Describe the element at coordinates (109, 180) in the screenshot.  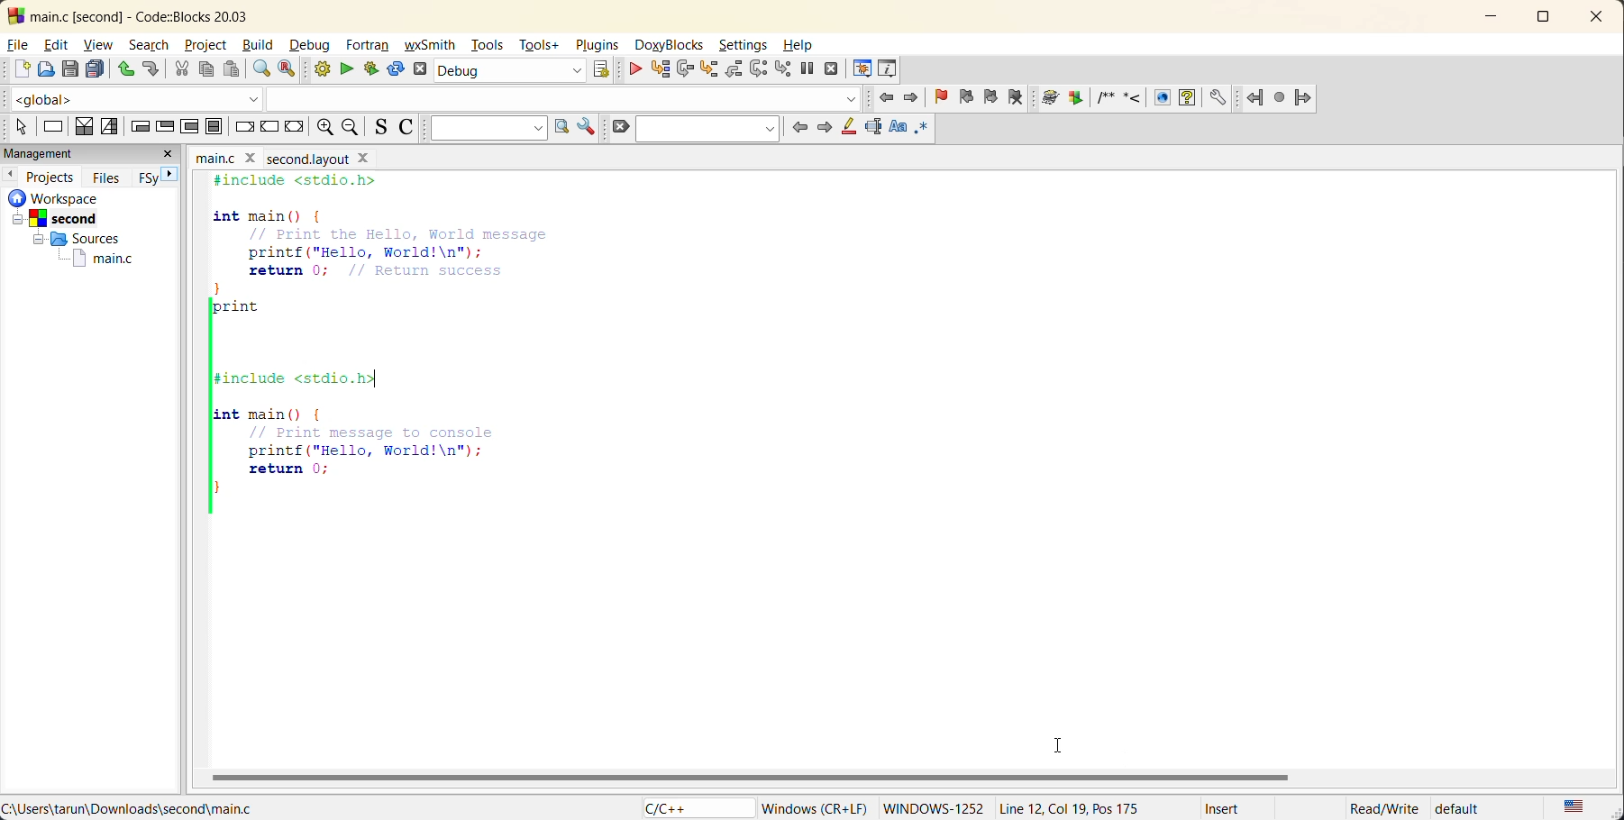
I see `files` at that location.